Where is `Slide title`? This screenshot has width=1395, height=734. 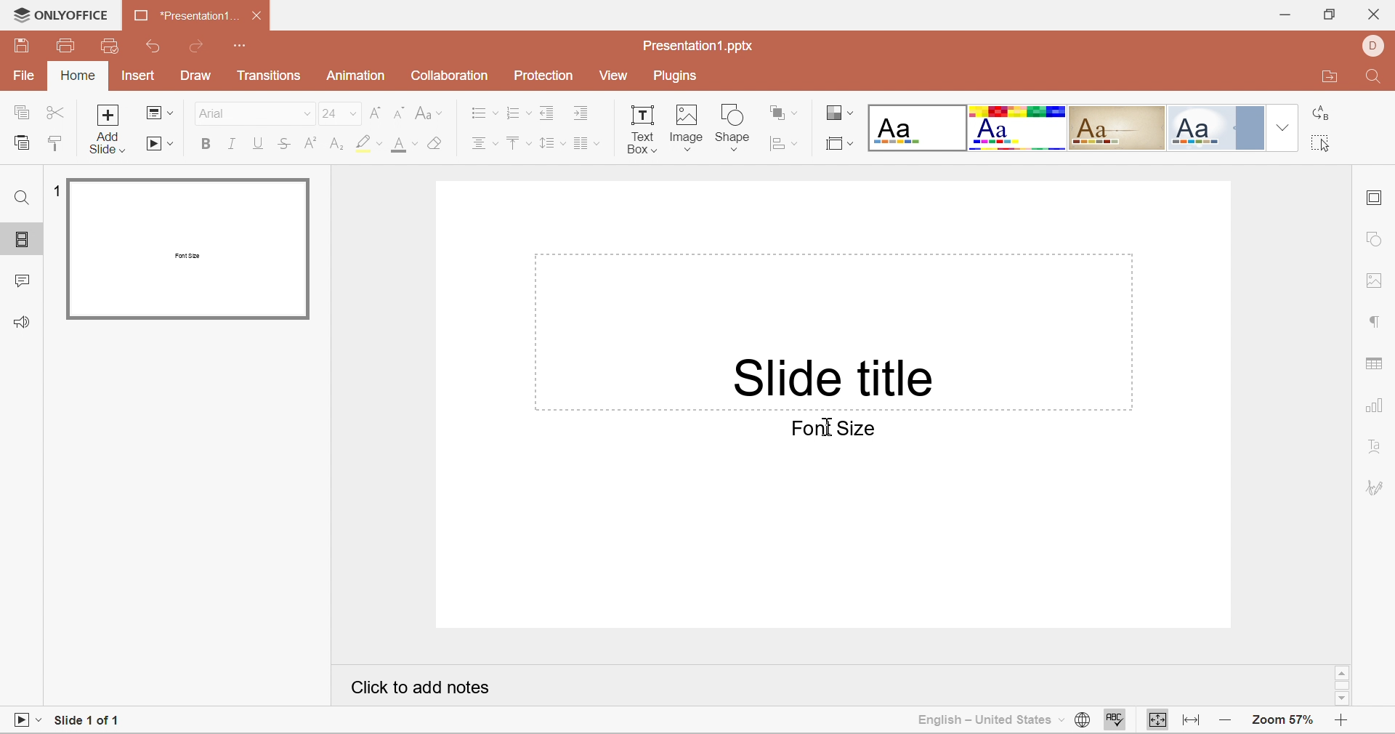
Slide title is located at coordinates (836, 375).